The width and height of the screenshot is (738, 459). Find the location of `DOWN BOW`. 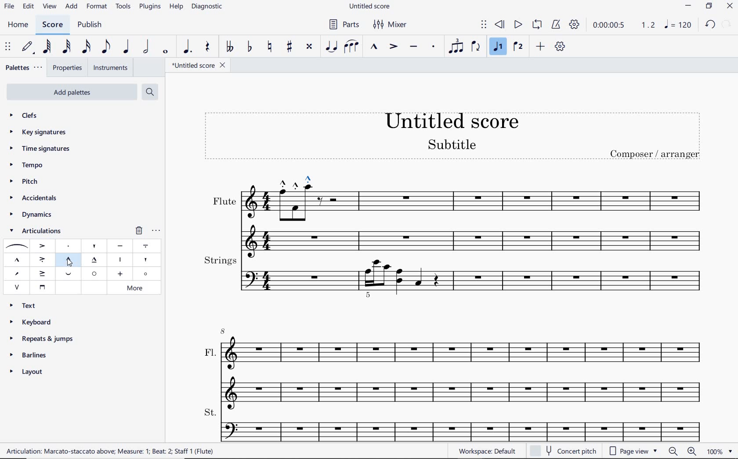

DOWN BOW is located at coordinates (41, 287).